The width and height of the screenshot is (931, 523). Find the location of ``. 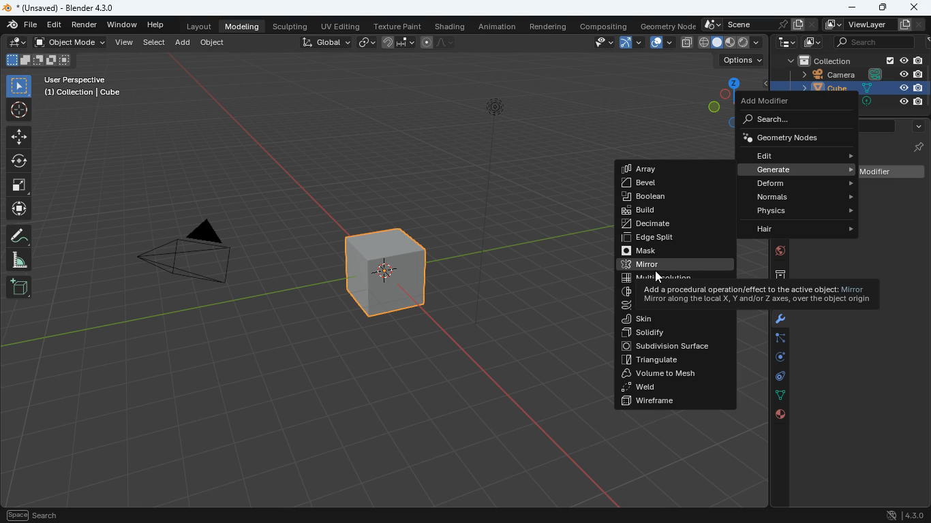

 is located at coordinates (890, 61).